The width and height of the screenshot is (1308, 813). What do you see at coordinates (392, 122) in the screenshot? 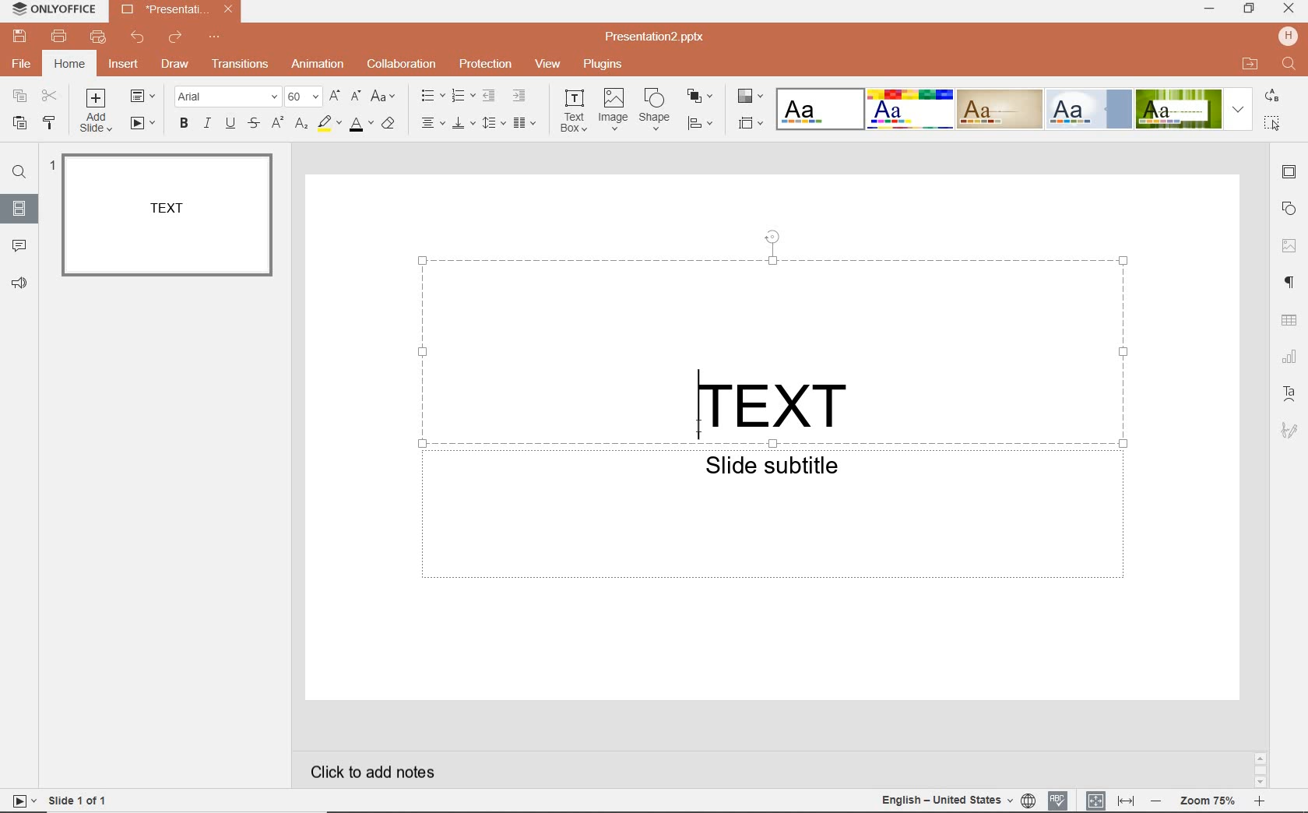
I see `CLEAR STYLE` at bounding box center [392, 122].